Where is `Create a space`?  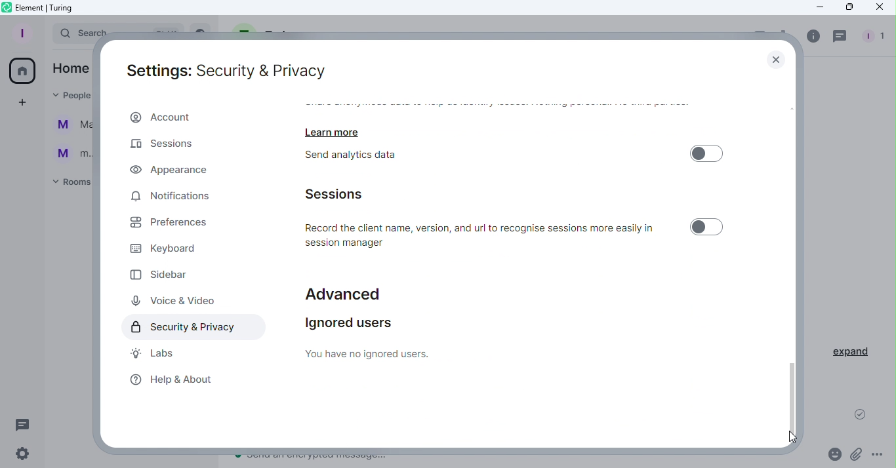 Create a space is located at coordinates (22, 103).